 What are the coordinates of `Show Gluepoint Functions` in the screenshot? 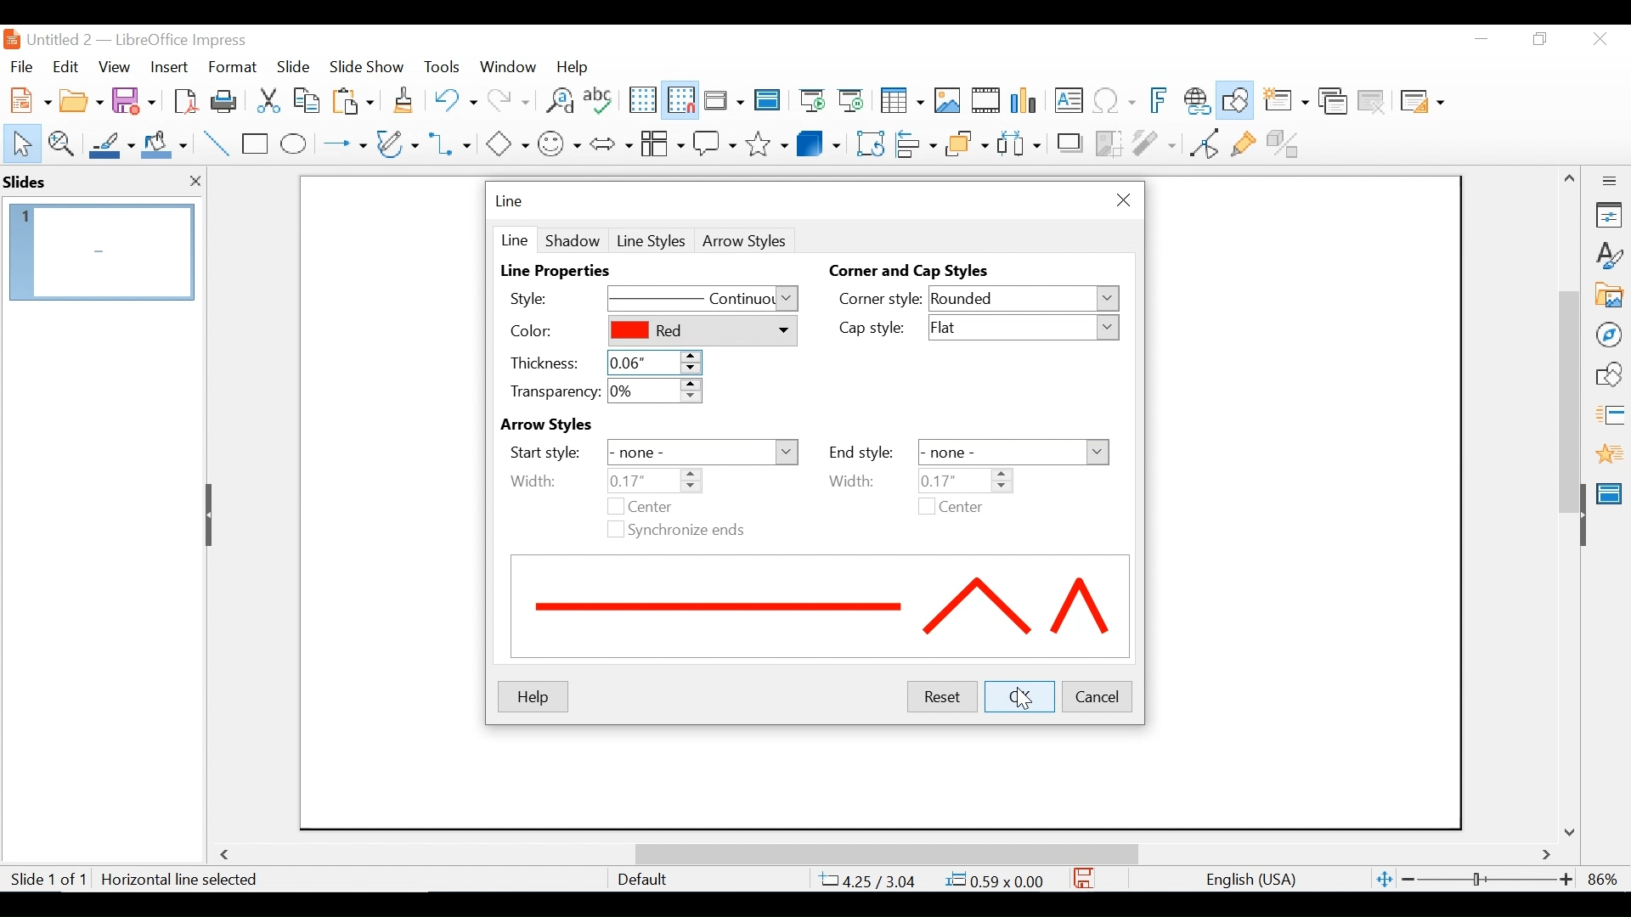 It's located at (1243, 142).